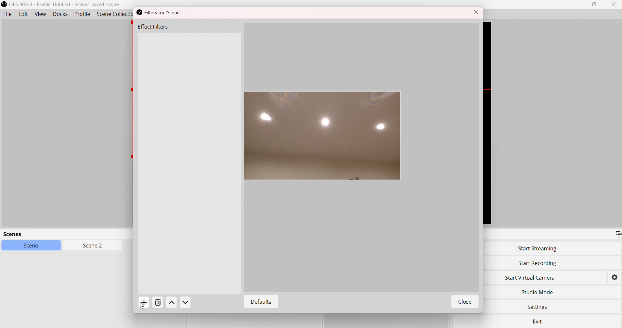  I want to click on box, so click(596, 5).